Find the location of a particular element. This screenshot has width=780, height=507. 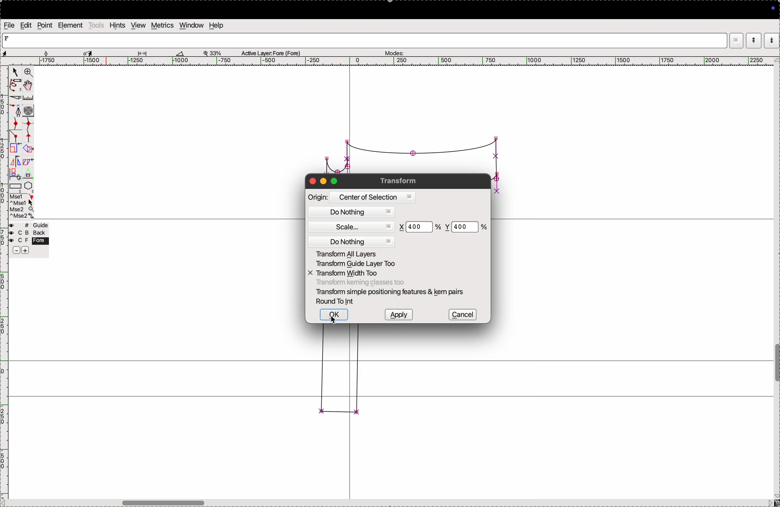

metrics is located at coordinates (163, 25).